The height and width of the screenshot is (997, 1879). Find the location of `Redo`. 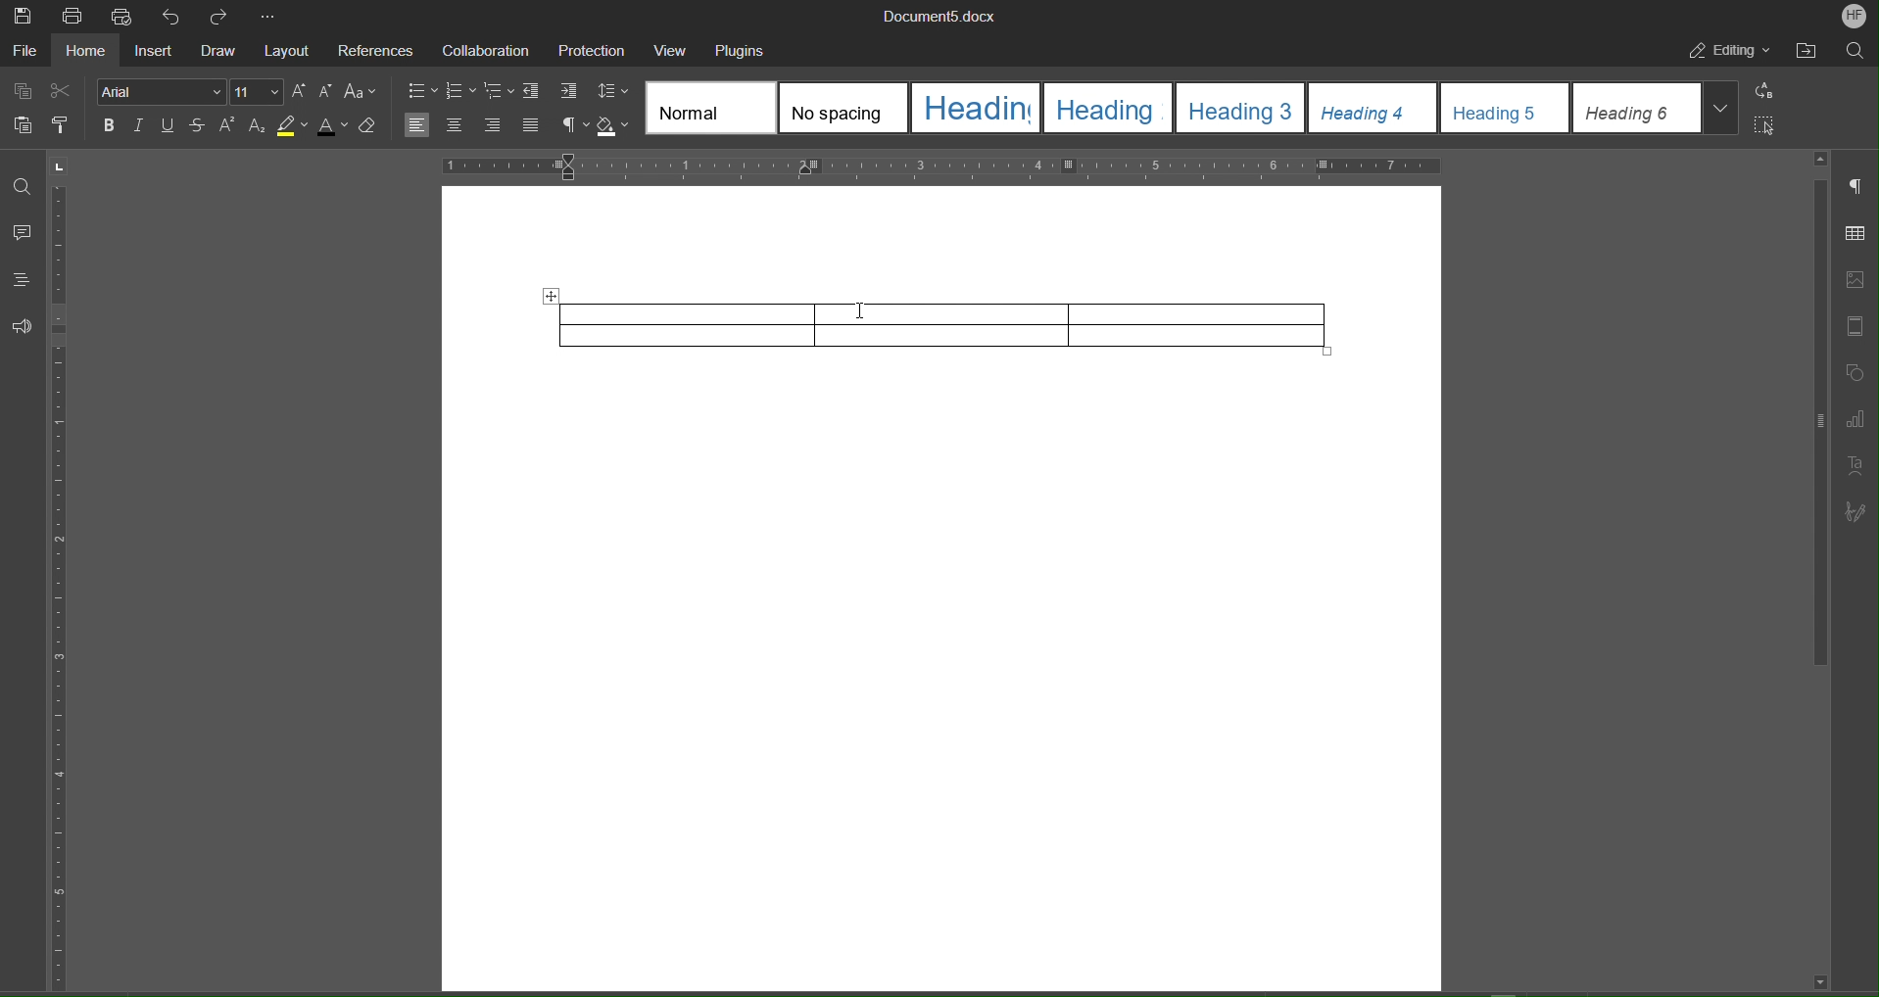

Redo is located at coordinates (226, 17).